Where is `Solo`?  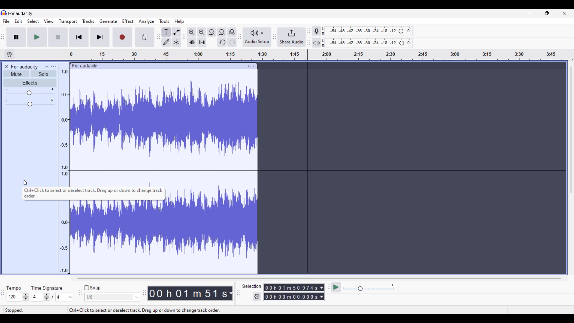
Solo is located at coordinates (44, 74).